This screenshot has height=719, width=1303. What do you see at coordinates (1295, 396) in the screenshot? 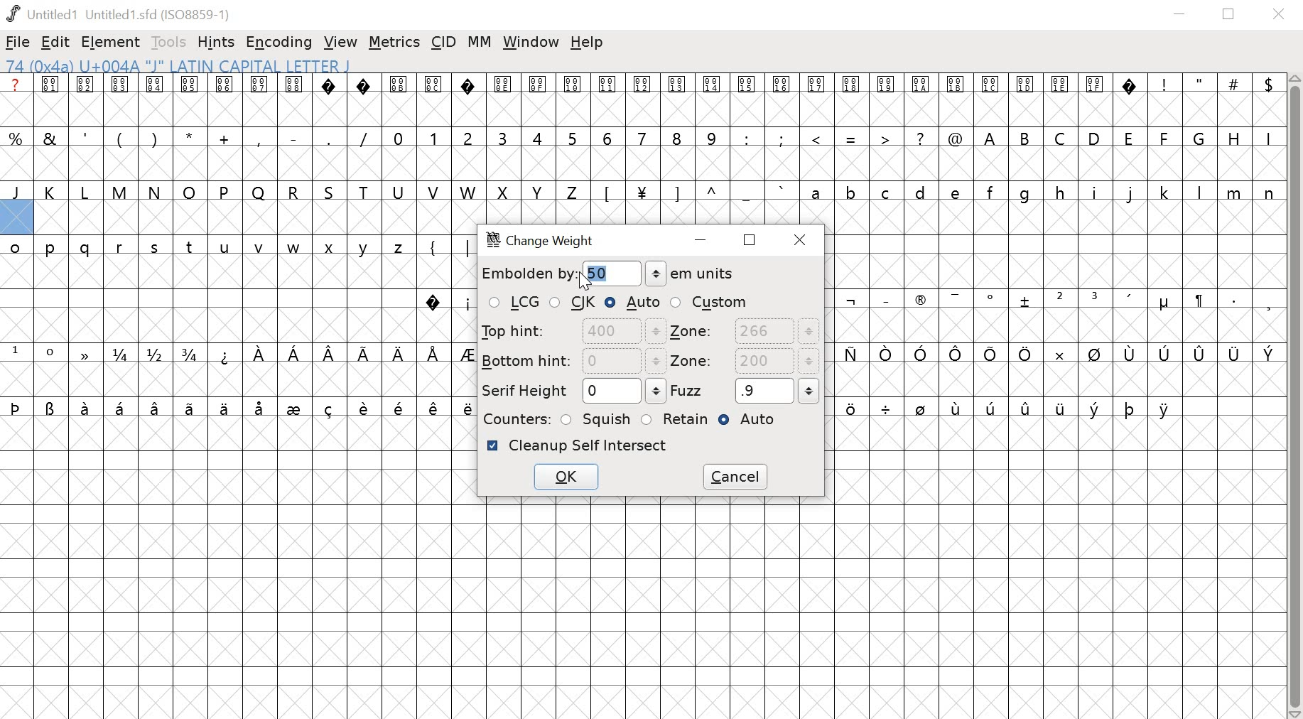
I see `scrollbar` at bounding box center [1295, 396].